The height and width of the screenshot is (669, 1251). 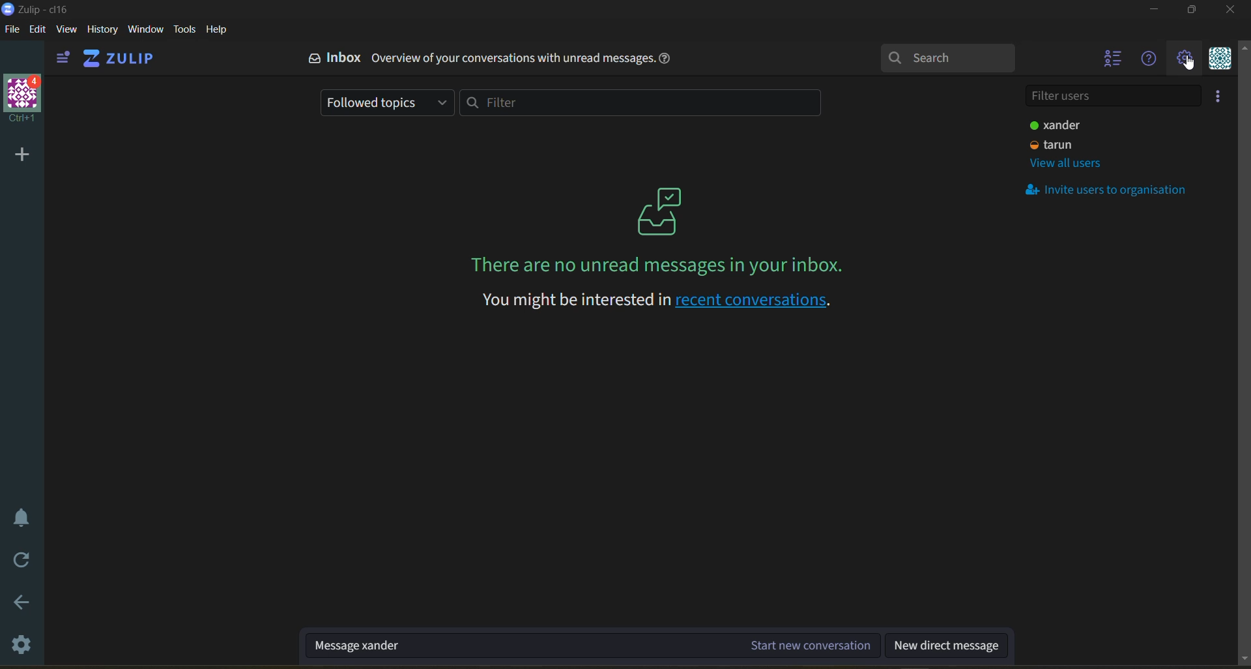 What do you see at coordinates (1115, 189) in the screenshot?
I see `invite users to organisation` at bounding box center [1115, 189].